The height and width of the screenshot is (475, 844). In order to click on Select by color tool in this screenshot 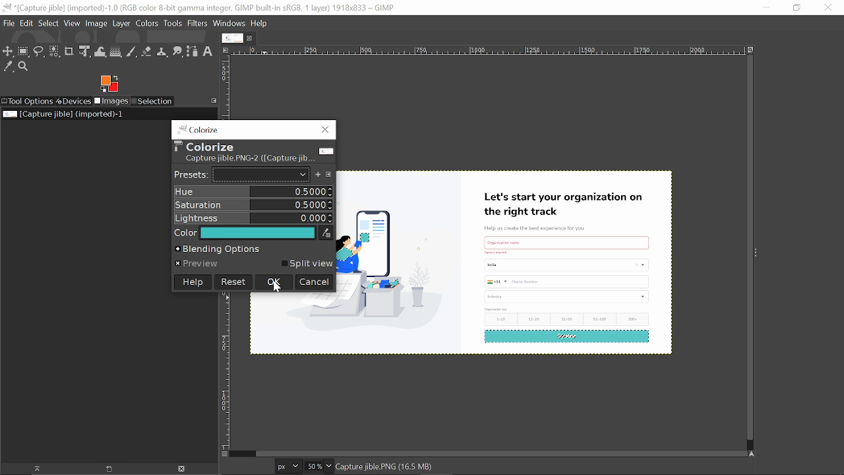, I will do `click(53, 51)`.